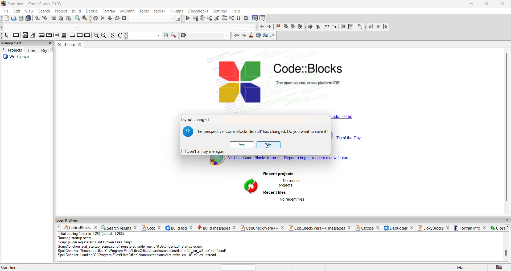  I want to click on move right, so click(508, 227).